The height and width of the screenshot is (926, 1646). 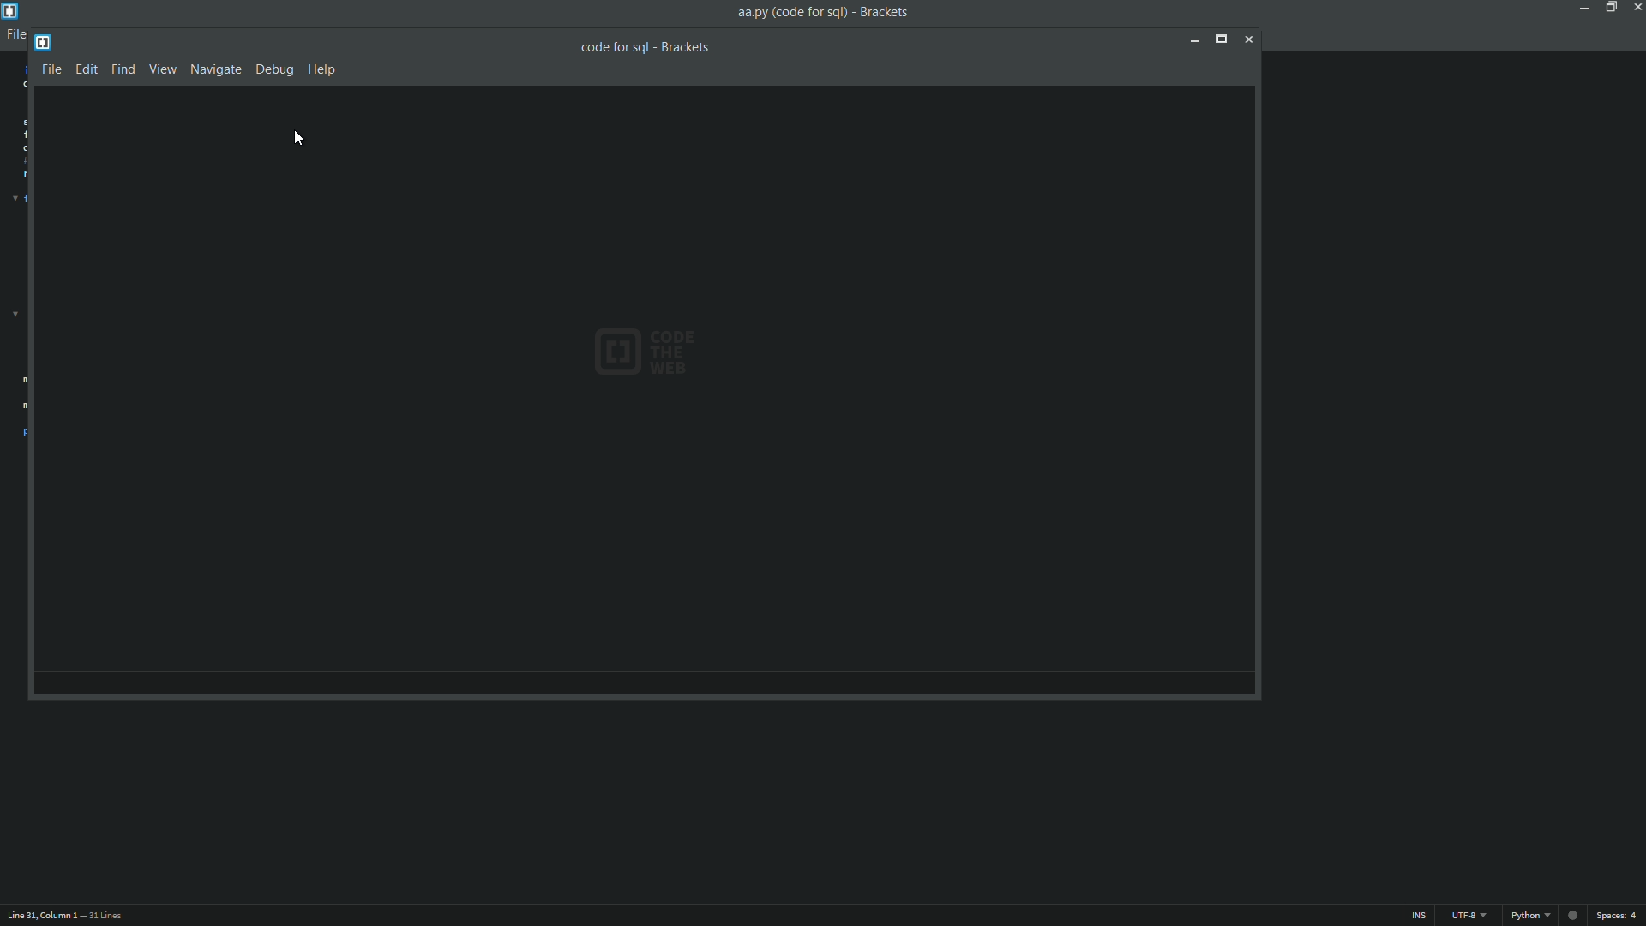 I want to click on Debug, so click(x=276, y=69).